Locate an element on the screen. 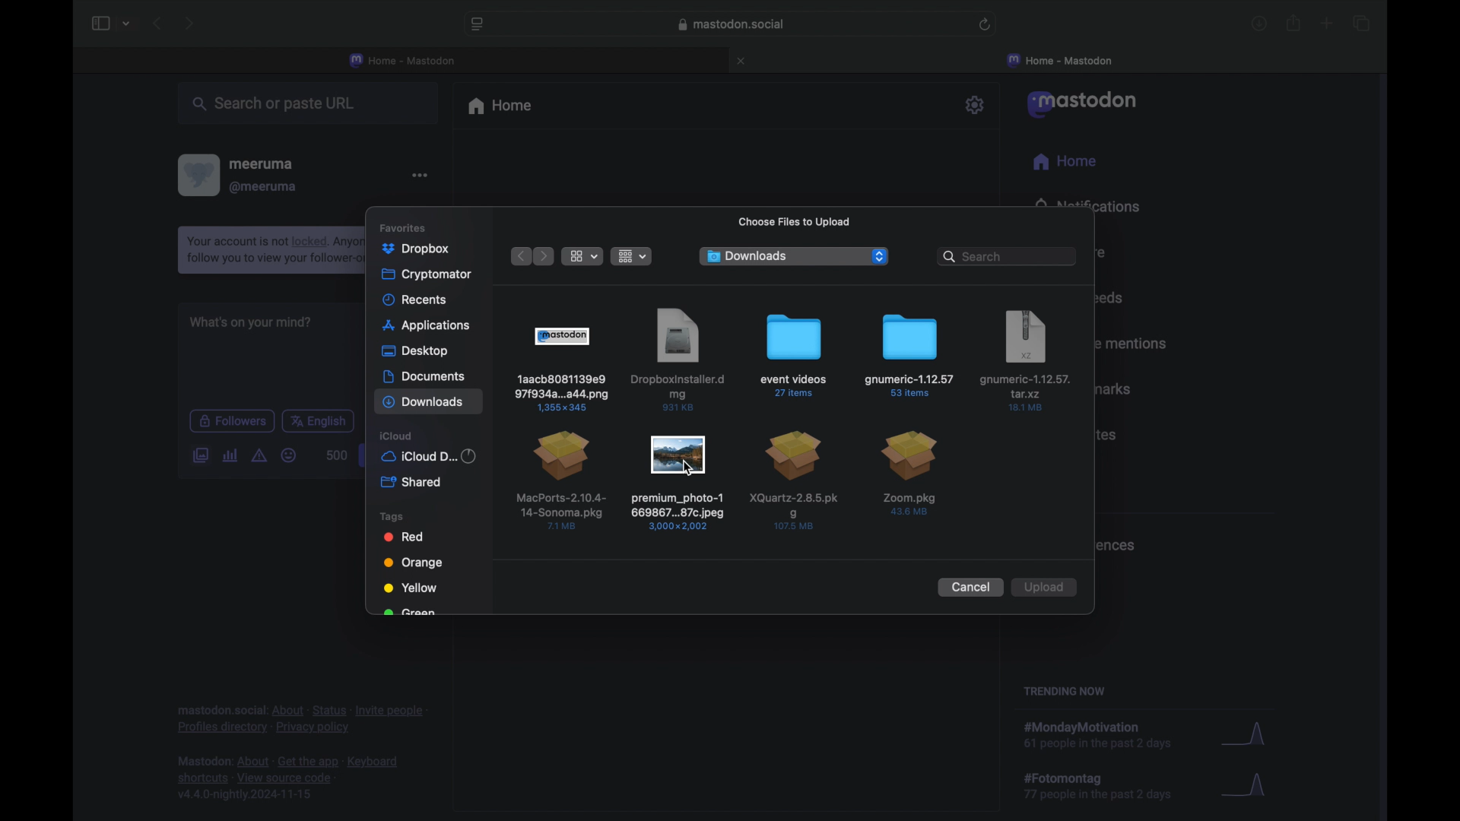 This screenshot has width=1460, height=821. desktop is located at coordinates (415, 351).